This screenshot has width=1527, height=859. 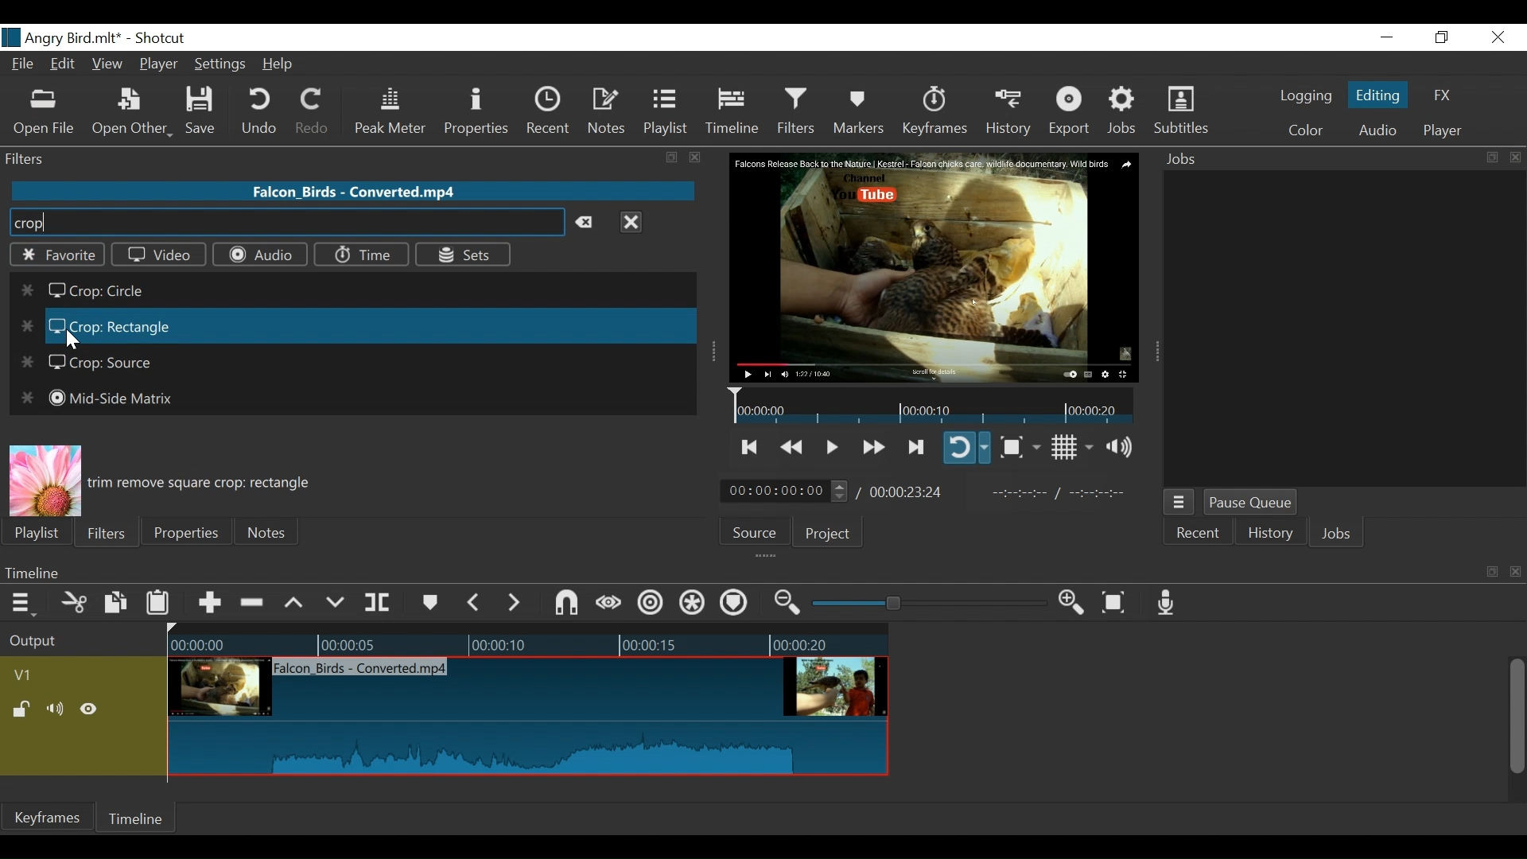 What do you see at coordinates (268, 532) in the screenshot?
I see `Notes` at bounding box center [268, 532].